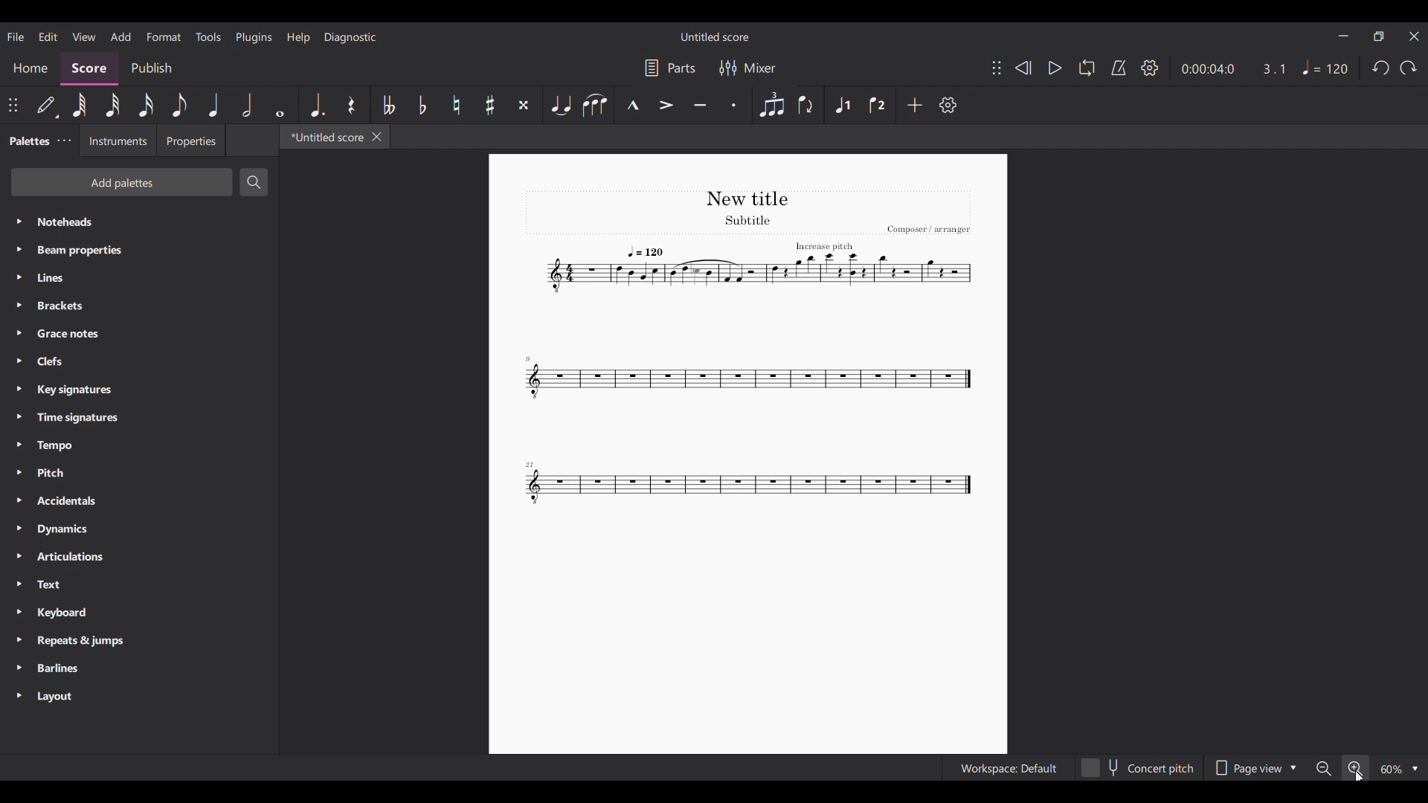 This screenshot has width=1428, height=803. Describe the element at coordinates (421, 105) in the screenshot. I see `Toggle flat` at that location.